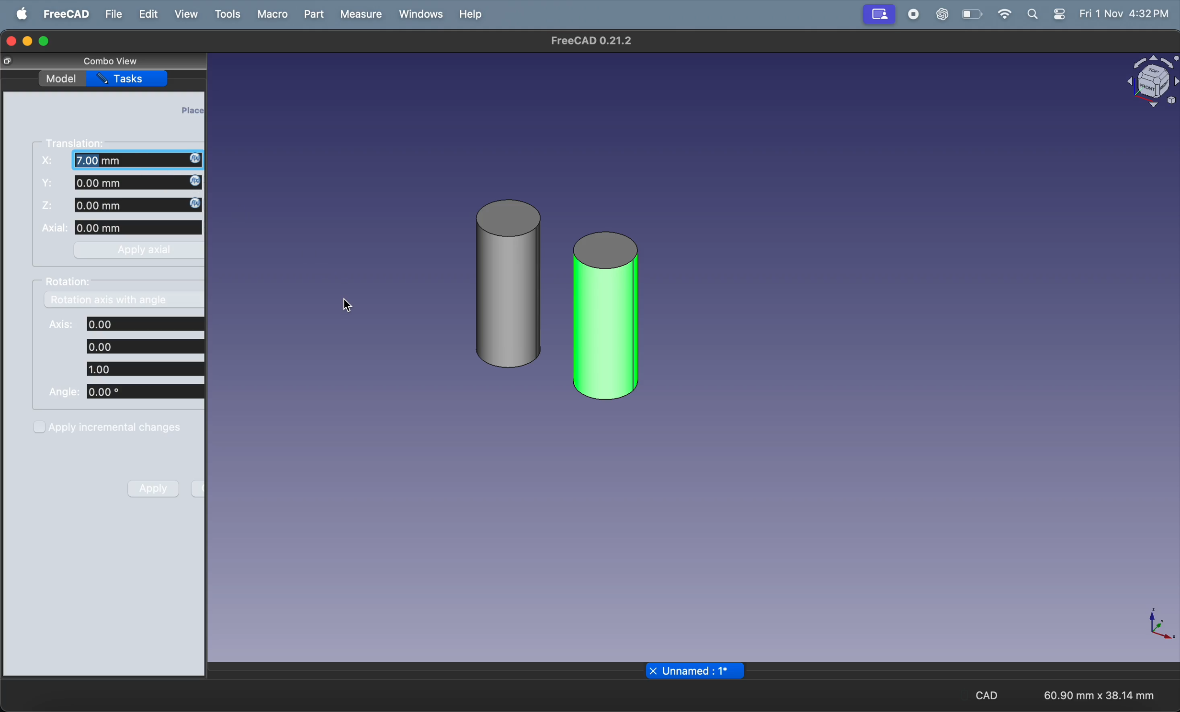 Image resolution: width=1180 pixels, height=712 pixels. Describe the element at coordinates (54, 228) in the screenshot. I see `Axial:` at that location.